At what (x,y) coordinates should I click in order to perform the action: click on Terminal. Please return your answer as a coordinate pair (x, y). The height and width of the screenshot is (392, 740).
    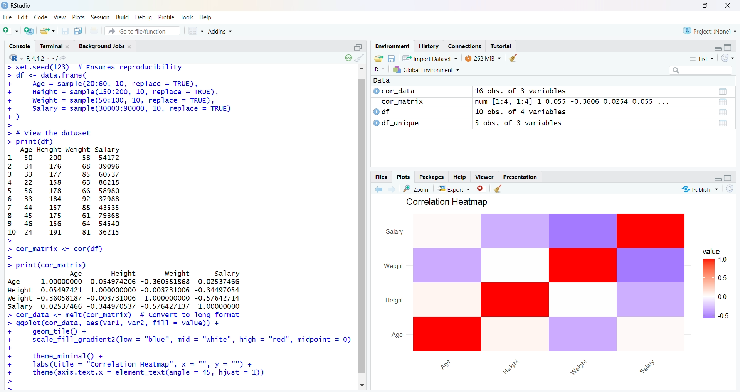
    Looking at the image, I should click on (57, 46).